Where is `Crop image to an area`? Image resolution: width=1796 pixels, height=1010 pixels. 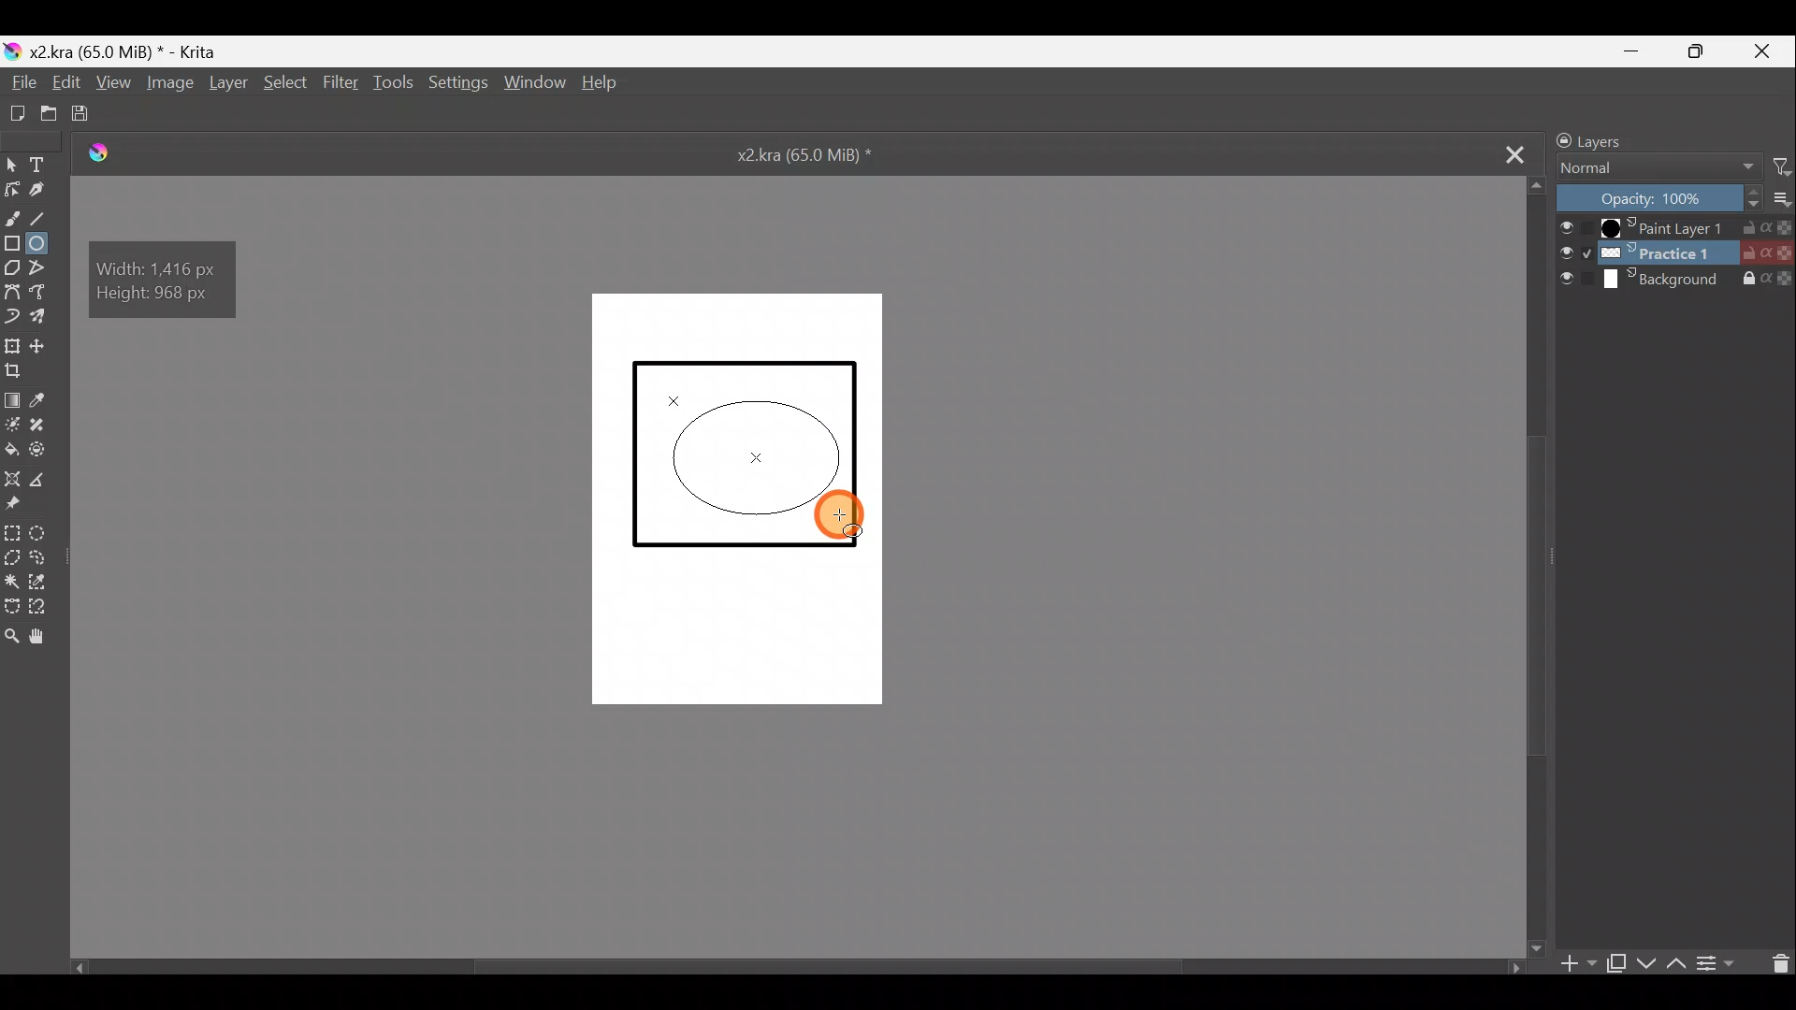
Crop image to an area is located at coordinates (22, 374).